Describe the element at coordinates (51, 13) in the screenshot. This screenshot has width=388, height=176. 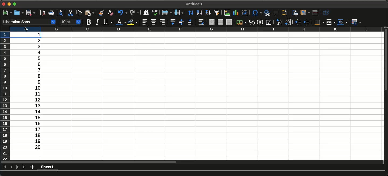
I see `Print` at that location.